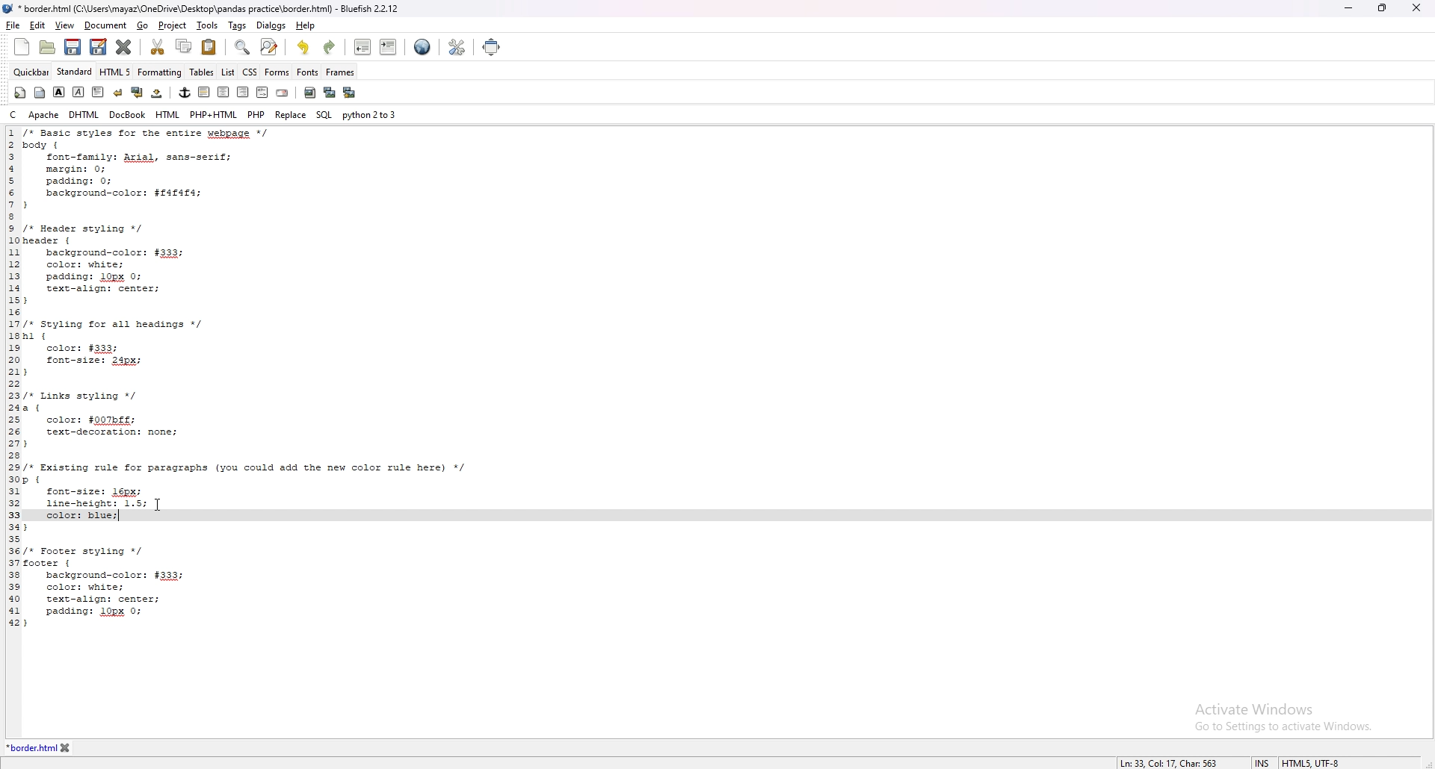 The height and width of the screenshot is (769, 1435). What do you see at coordinates (97, 91) in the screenshot?
I see `paragraph` at bounding box center [97, 91].